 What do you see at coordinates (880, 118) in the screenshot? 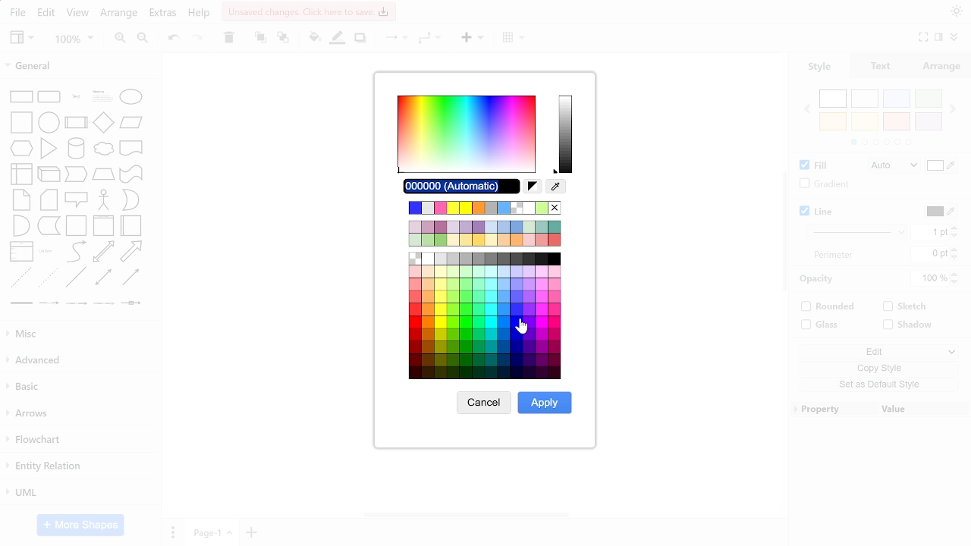
I see `colors` at bounding box center [880, 118].